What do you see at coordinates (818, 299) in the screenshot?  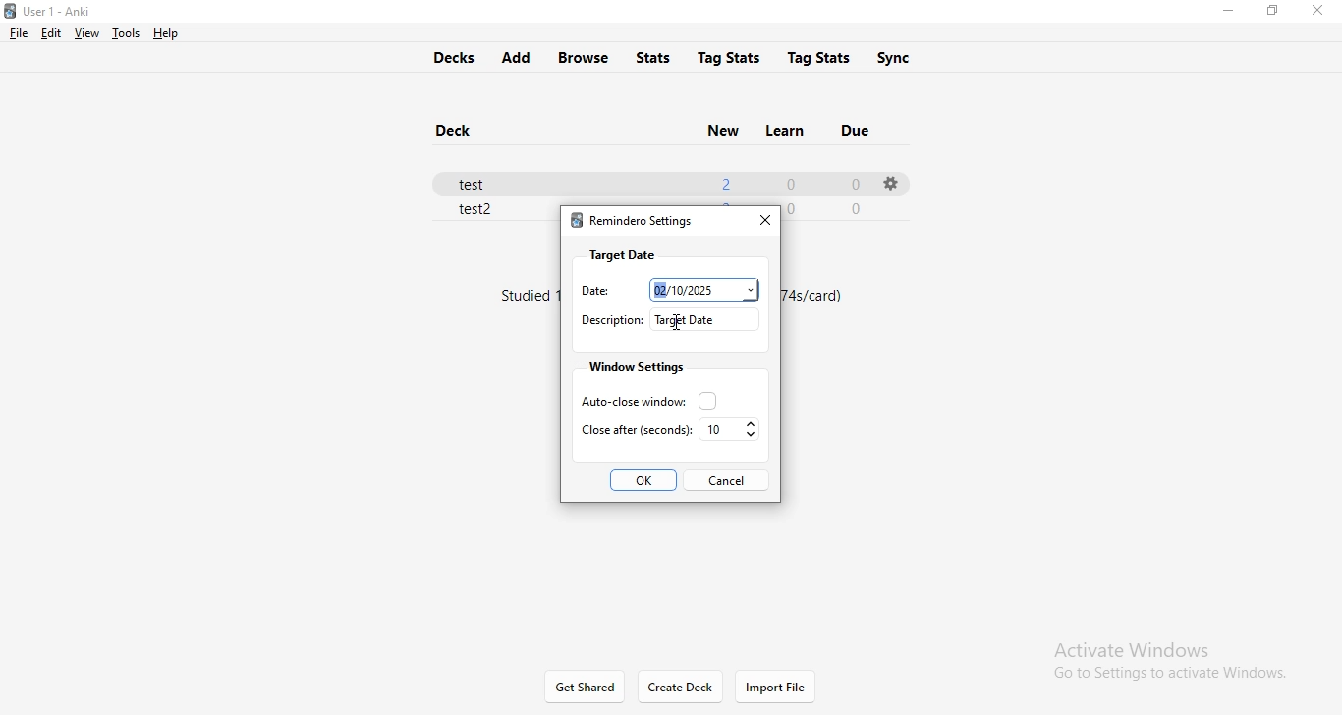 I see `text` at bounding box center [818, 299].